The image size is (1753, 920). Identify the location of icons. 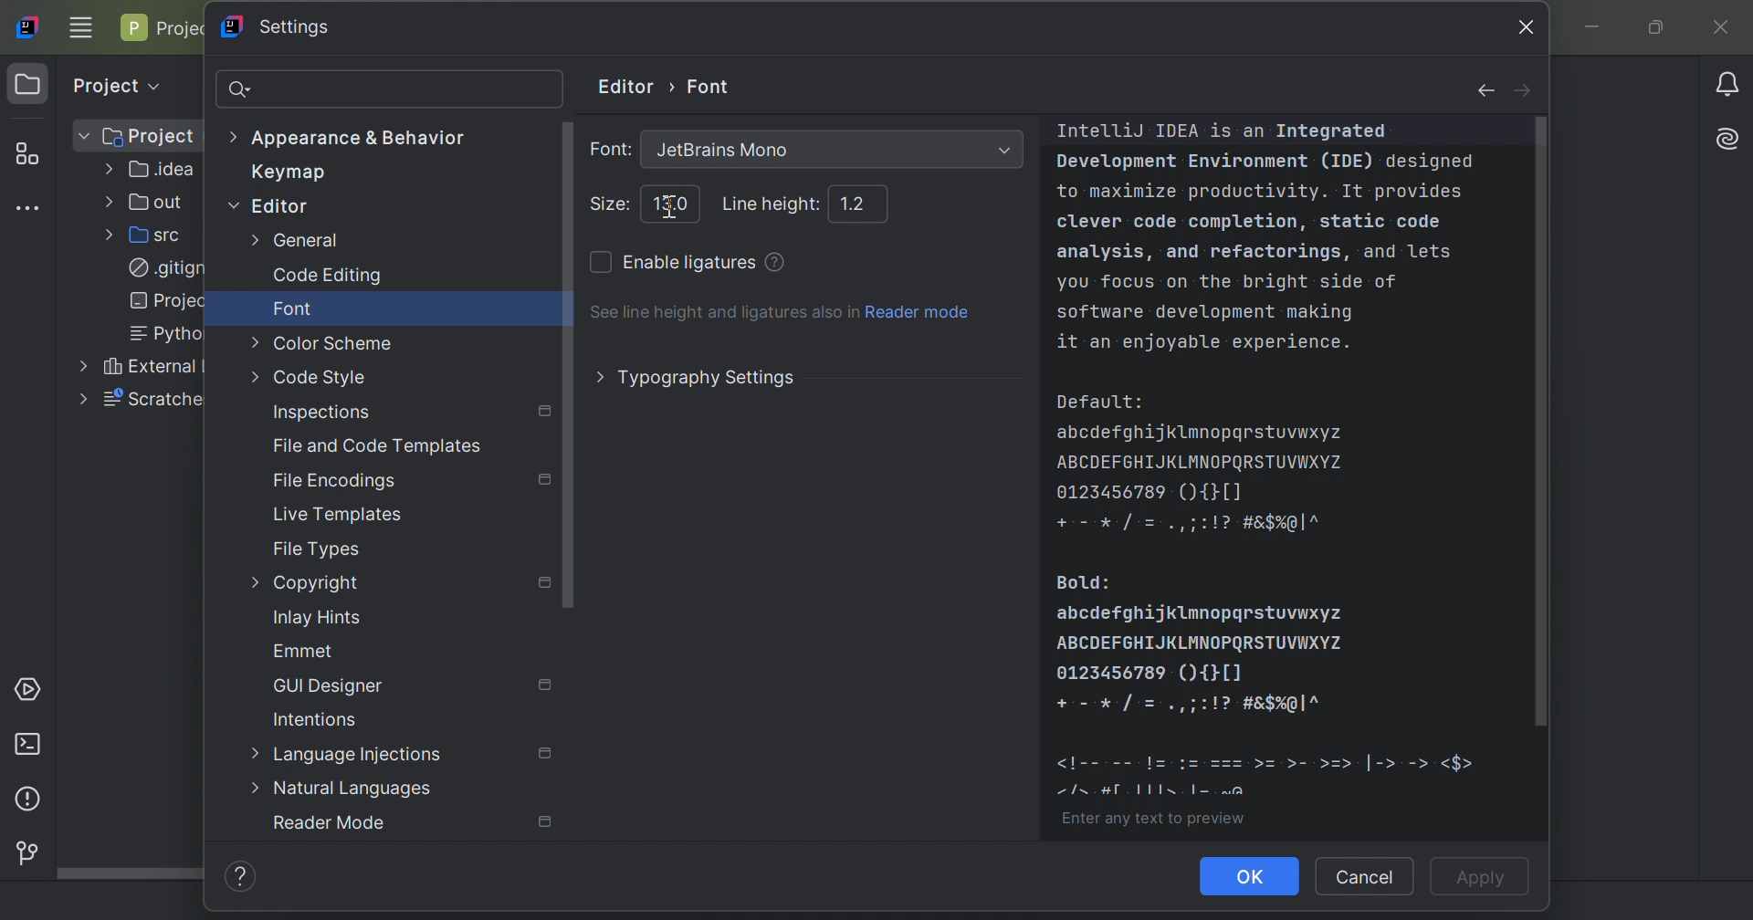
(1193, 706).